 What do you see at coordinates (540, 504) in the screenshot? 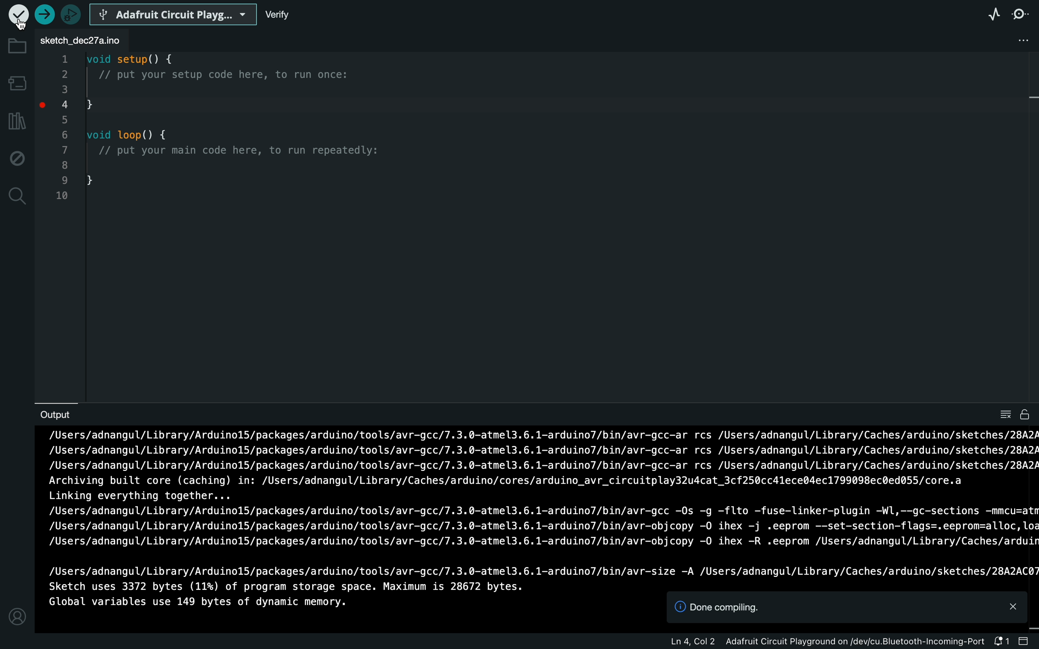
I see `compiling process` at bounding box center [540, 504].